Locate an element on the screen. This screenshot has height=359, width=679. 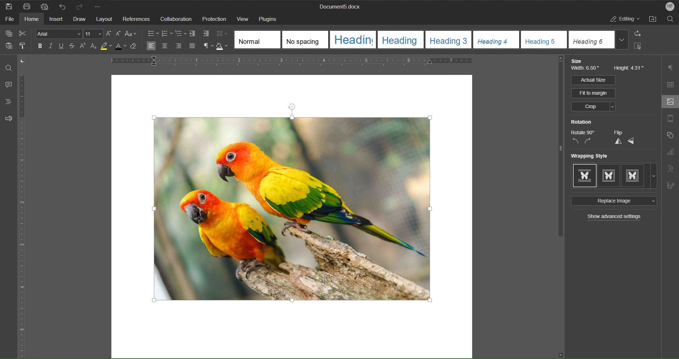
Save is located at coordinates (9, 6).